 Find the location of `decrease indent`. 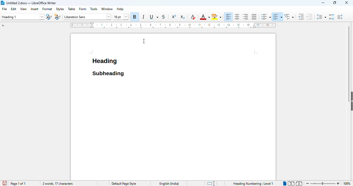

decrease indent is located at coordinates (309, 17).